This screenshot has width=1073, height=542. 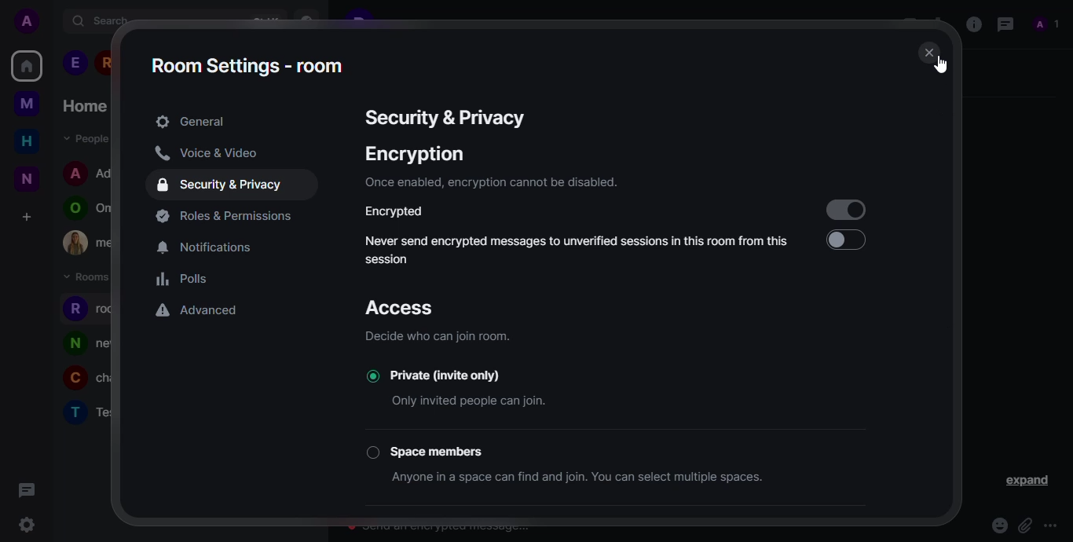 What do you see at coordinates (200, 310) in the screenshot?
I see `Advanced` at bounding box center [200, 310].